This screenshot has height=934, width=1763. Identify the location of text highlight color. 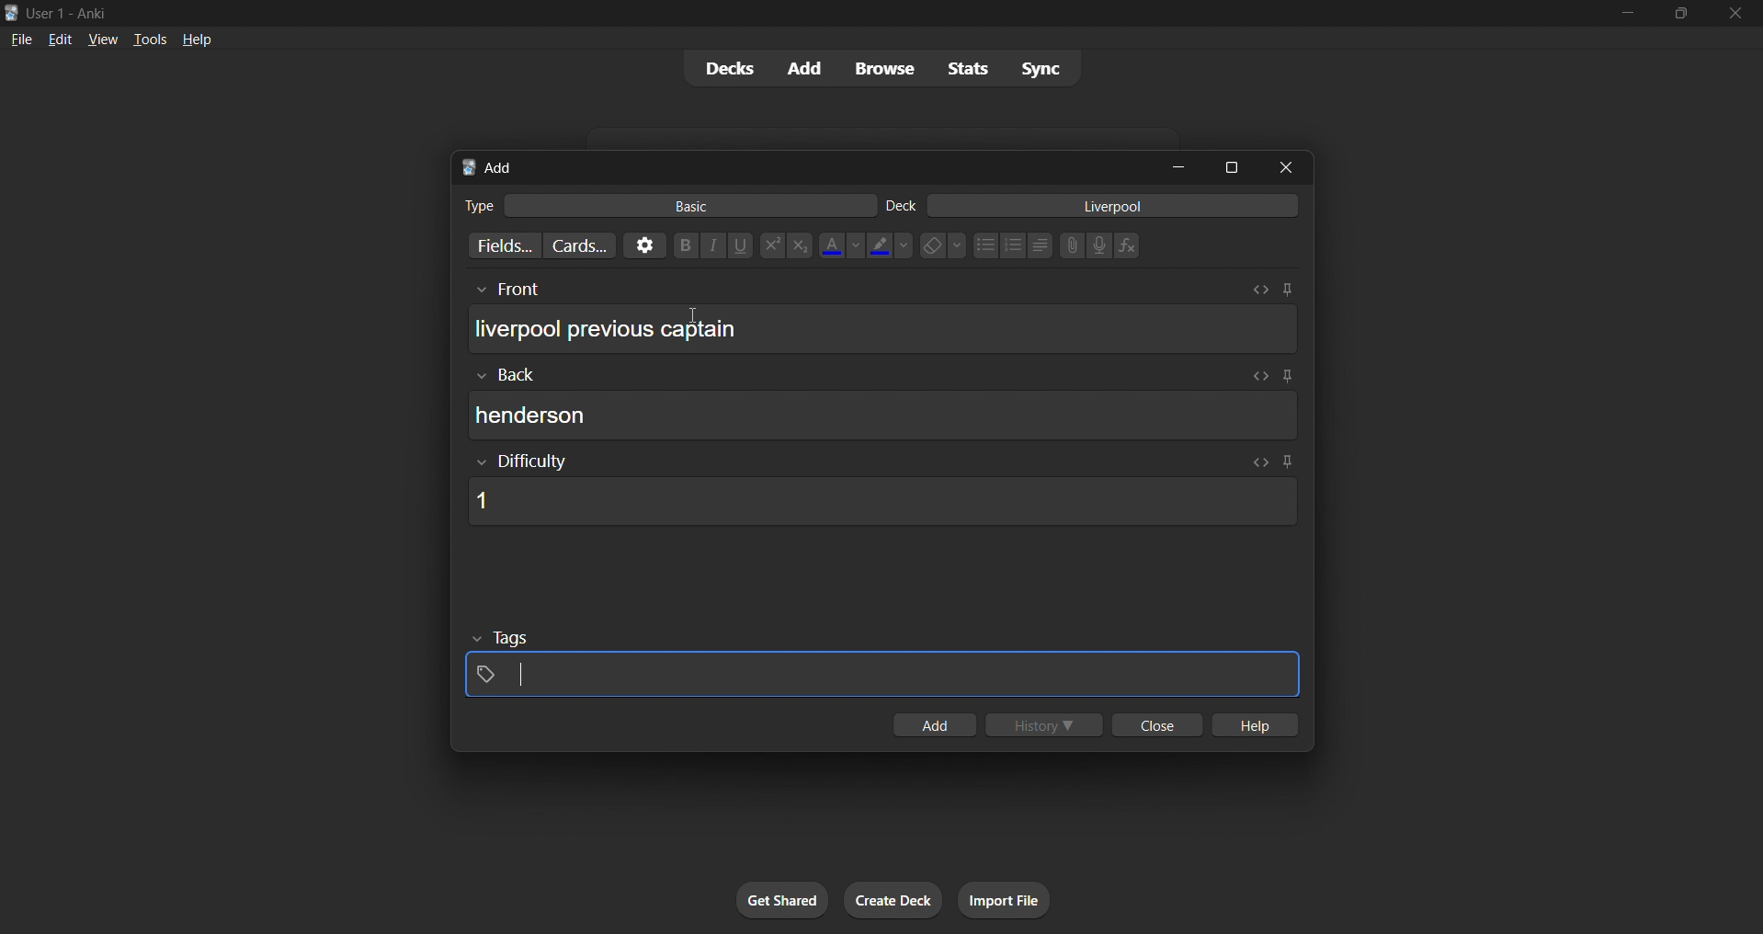
(890, 245).